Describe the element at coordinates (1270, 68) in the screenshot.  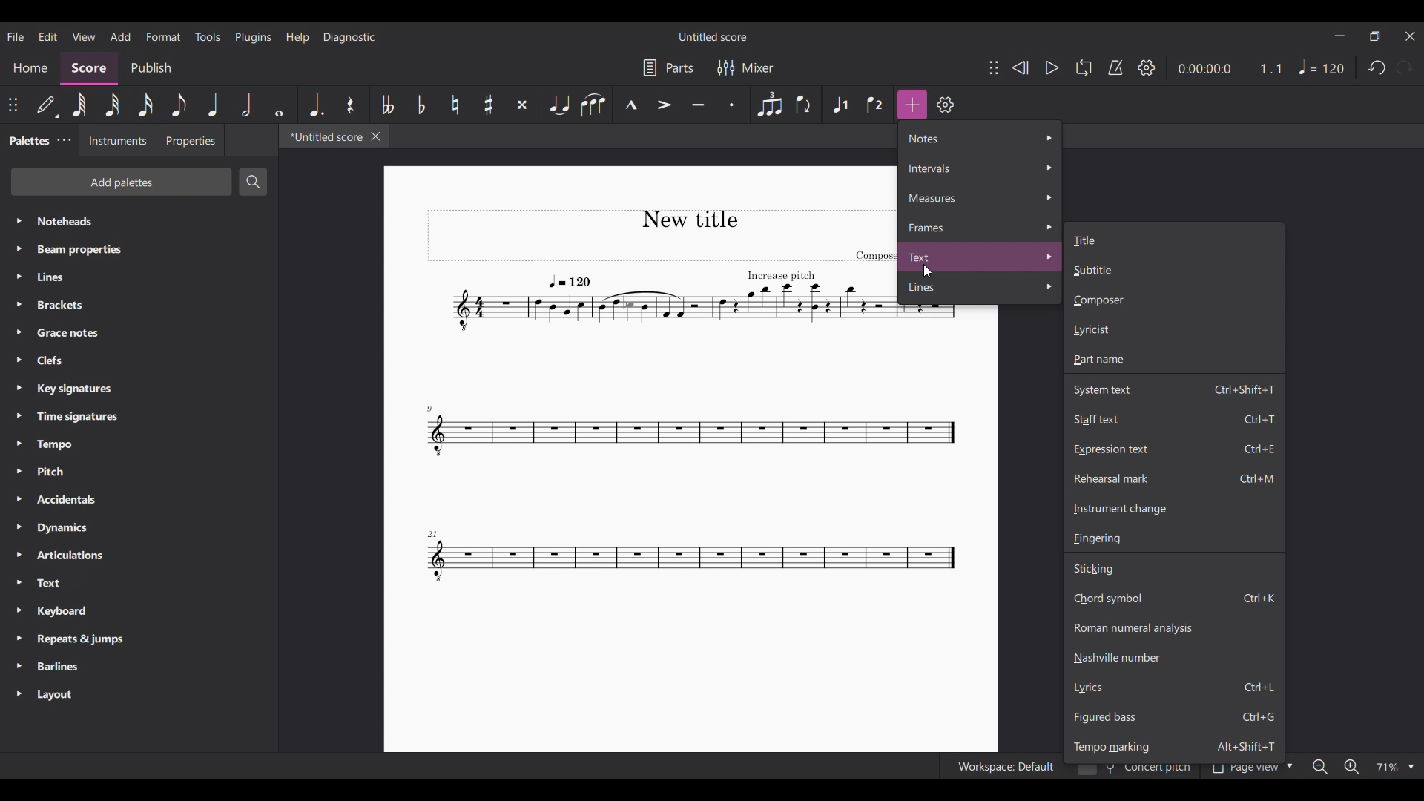
I see `Current ratio` at that location.